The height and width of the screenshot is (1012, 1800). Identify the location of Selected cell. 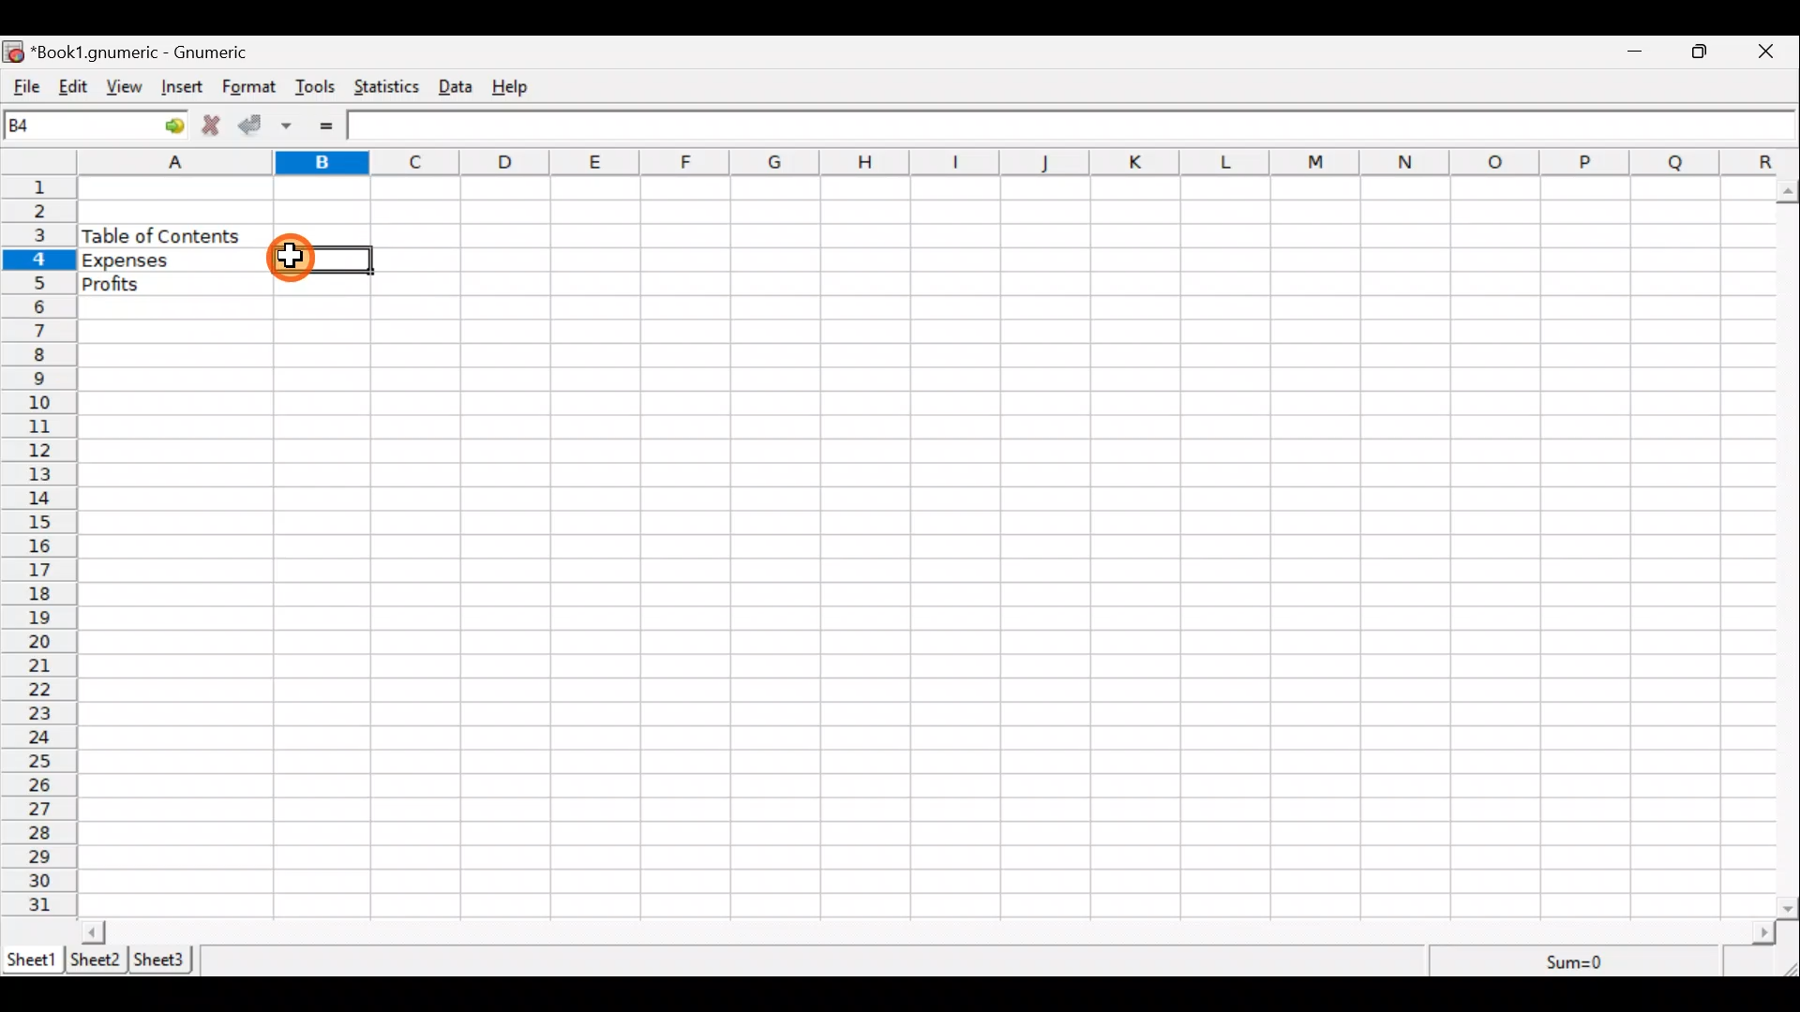
(324, 260).